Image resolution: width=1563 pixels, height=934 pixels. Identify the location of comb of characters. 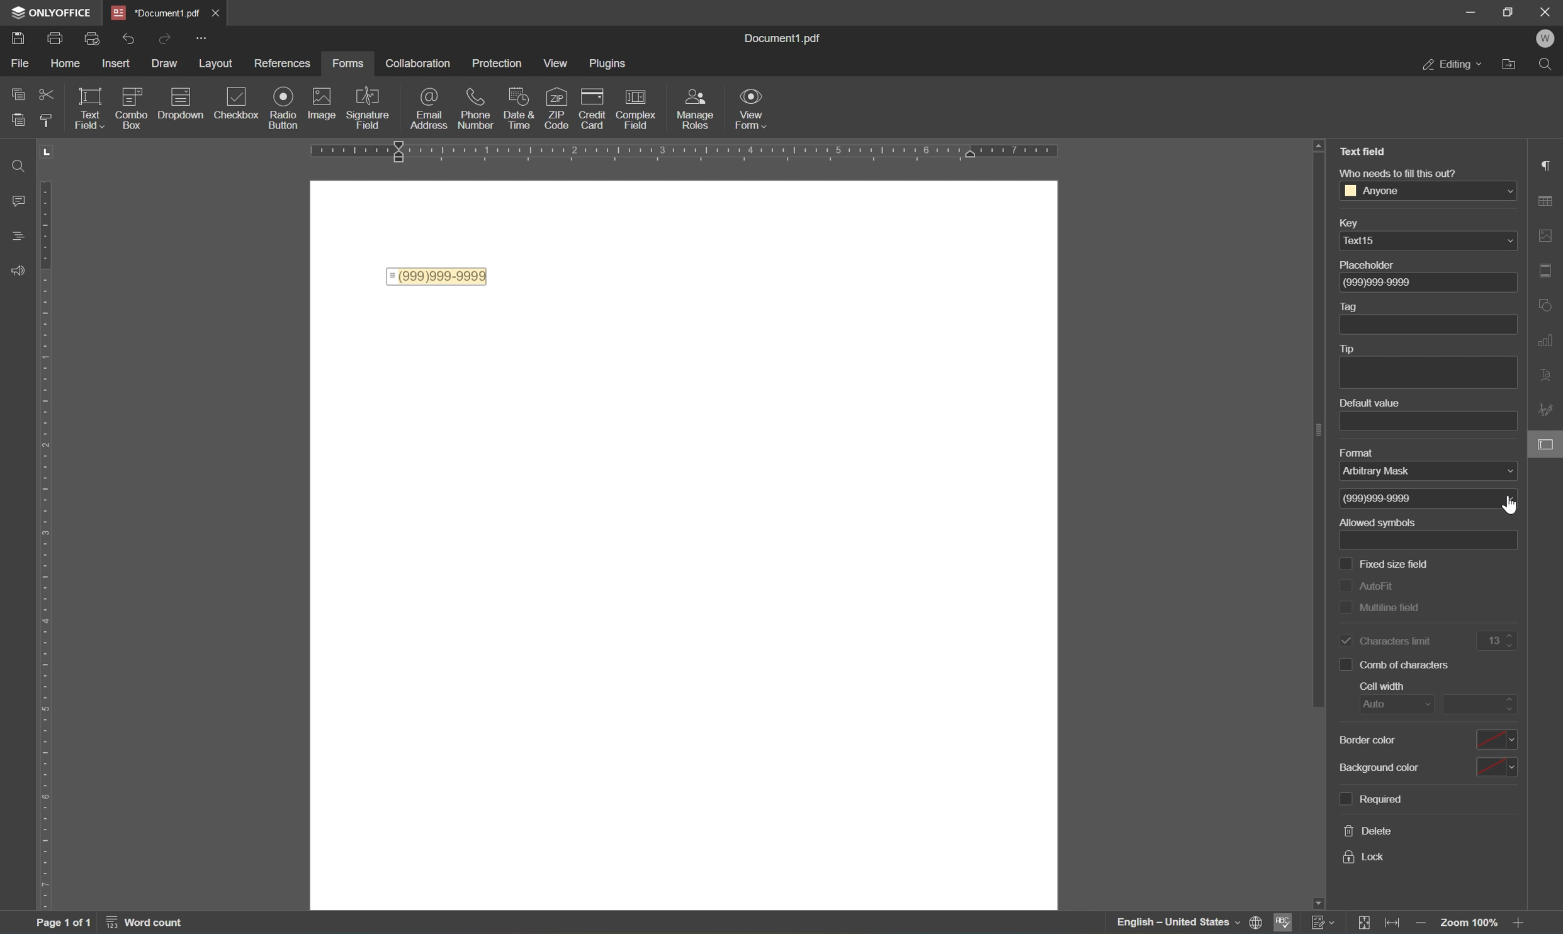
(1393, 665).